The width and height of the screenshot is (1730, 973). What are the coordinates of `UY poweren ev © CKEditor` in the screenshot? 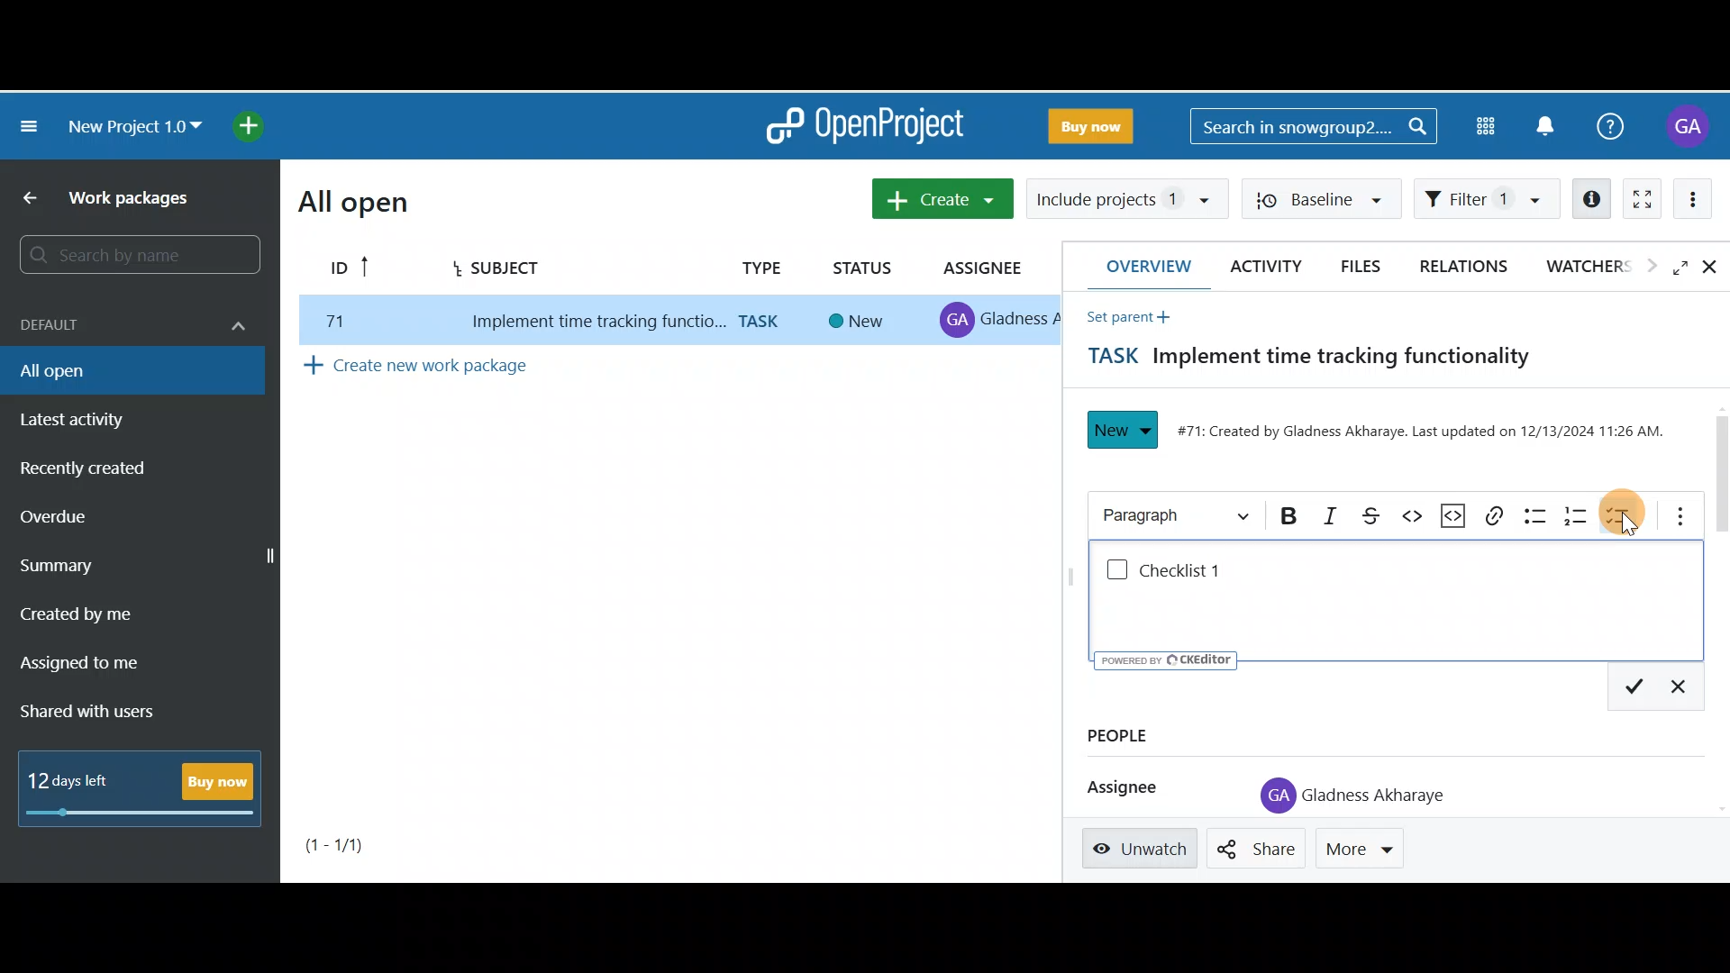 It's located at (1166, 659).